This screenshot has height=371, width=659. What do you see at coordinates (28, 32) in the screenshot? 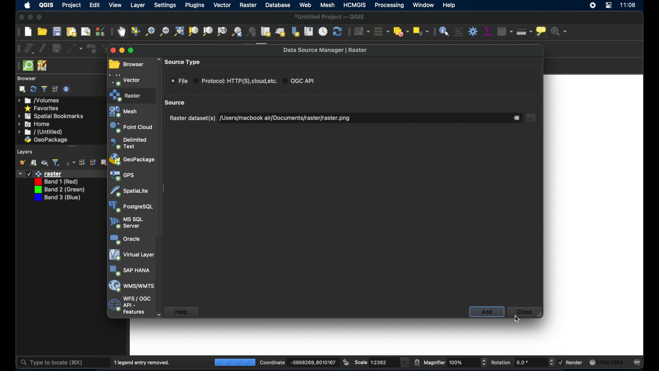
I see `create new project` at bounding box center [28, 32].